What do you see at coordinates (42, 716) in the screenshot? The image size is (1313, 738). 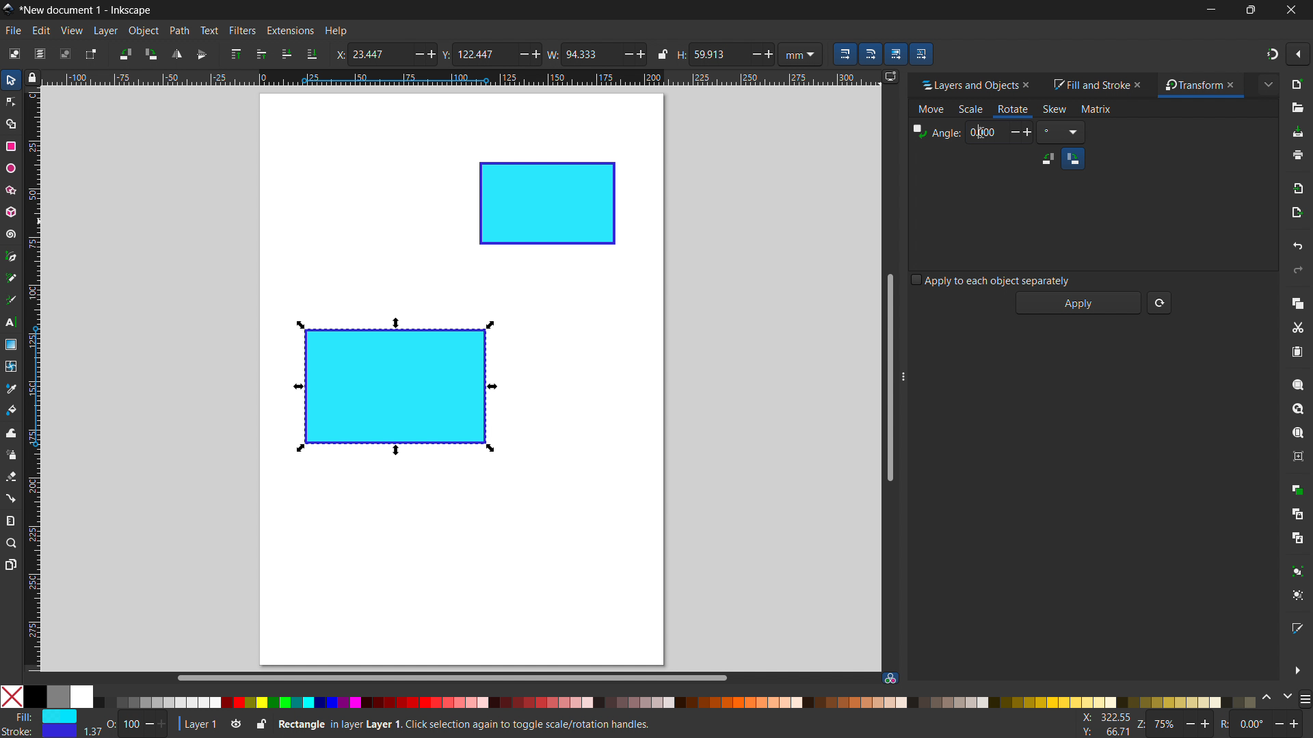 I see `Fill` at bounding box center [42, 716].